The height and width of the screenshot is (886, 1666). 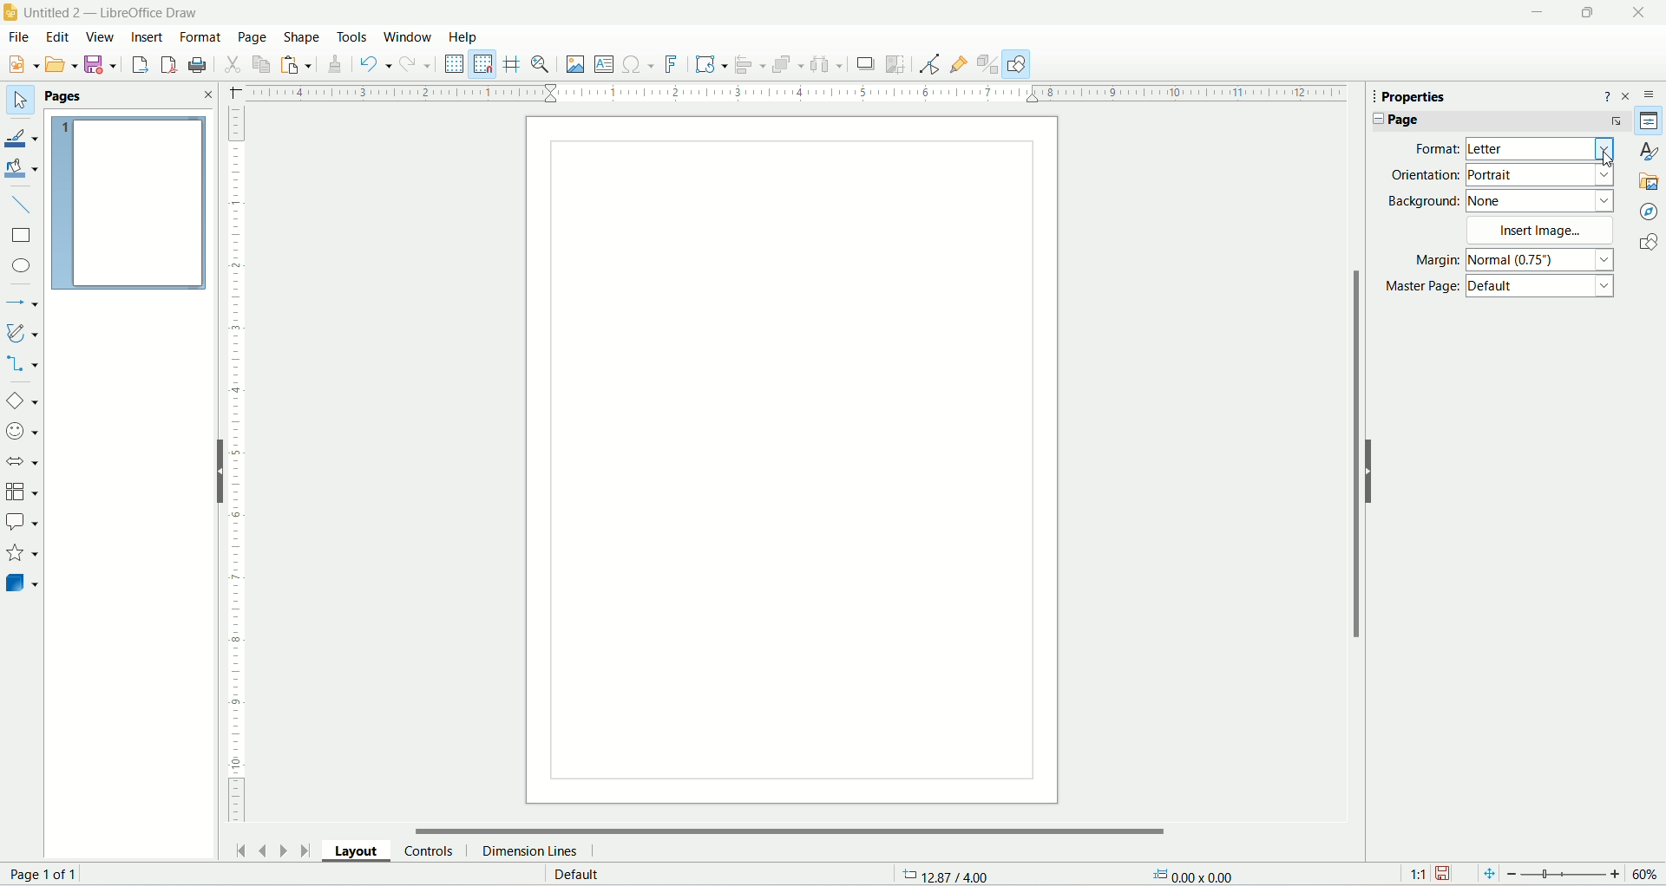 I want to click on vertical ruler, so click(x=236, y=462).